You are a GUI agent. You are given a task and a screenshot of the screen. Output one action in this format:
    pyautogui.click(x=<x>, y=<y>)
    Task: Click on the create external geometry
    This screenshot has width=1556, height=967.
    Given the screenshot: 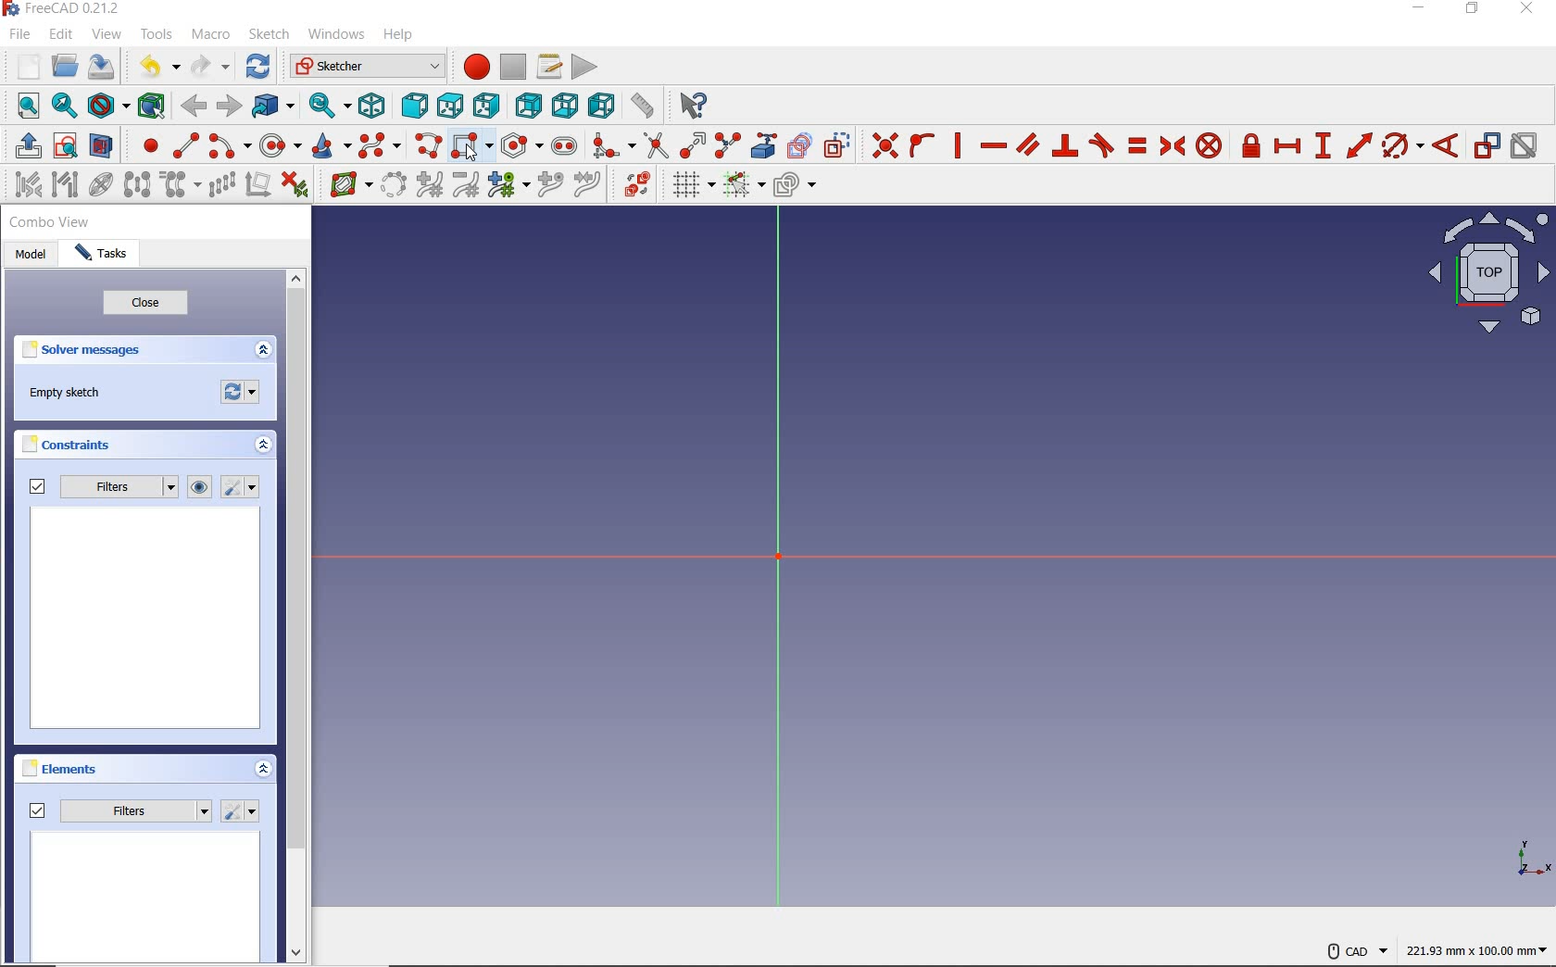 What is the action you would take?
    pyautogui.click(x=765, y=145)
    